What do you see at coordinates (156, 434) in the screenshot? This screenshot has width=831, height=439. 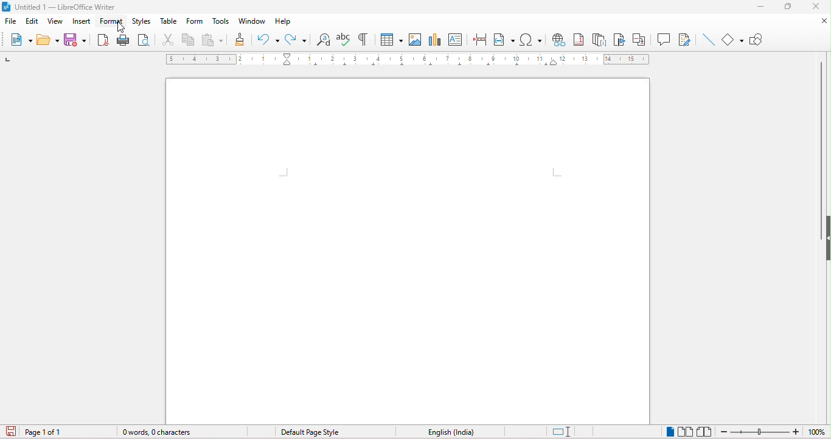 I see `word and character count` at bounding box center [156, 434].